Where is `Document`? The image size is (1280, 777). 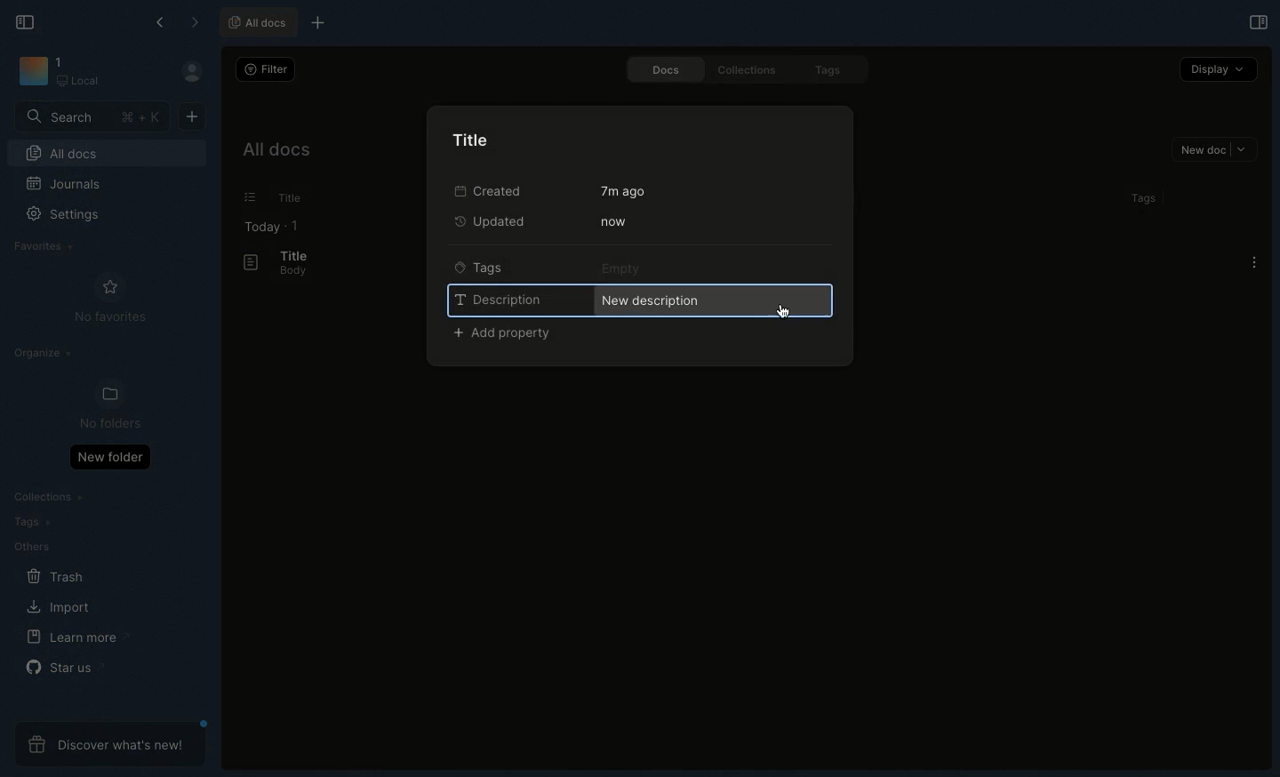 Document is located at coordinates (243, 263).